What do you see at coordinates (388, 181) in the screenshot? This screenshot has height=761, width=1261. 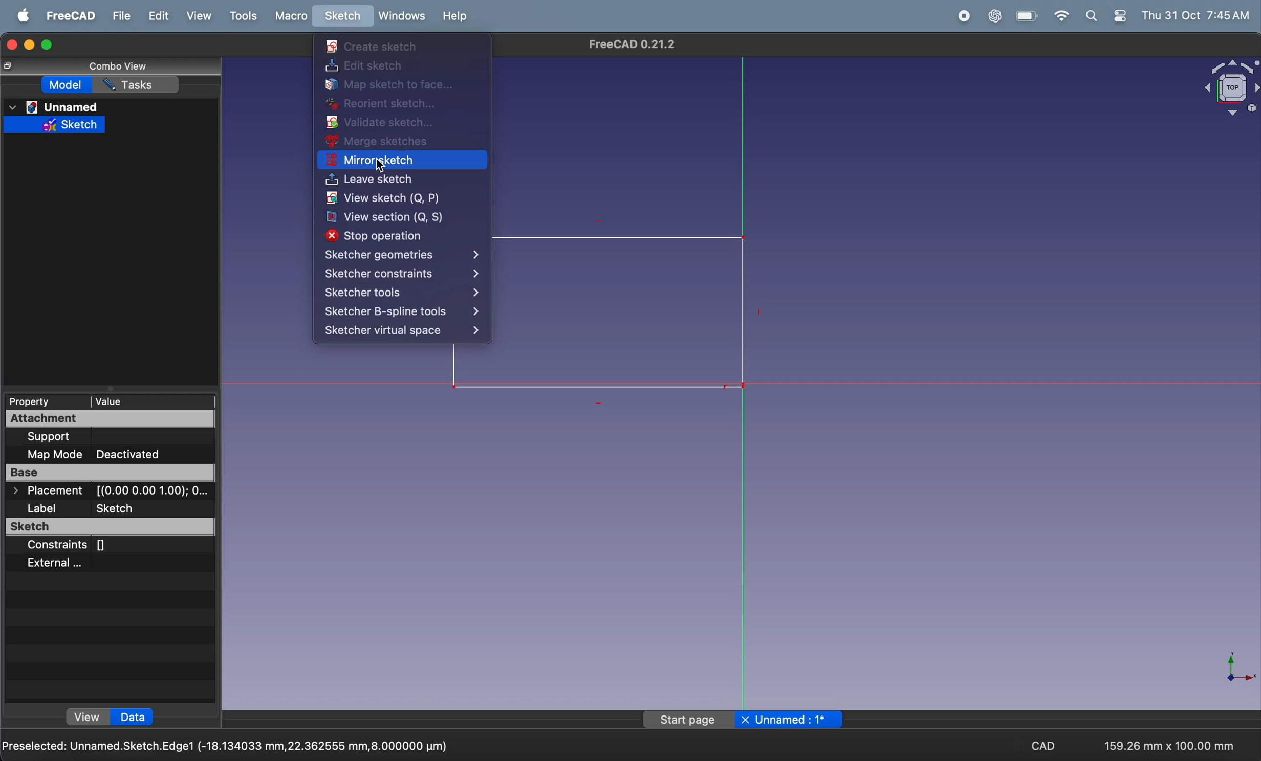 I see `leave sketch` at bounding box center [388, 181].